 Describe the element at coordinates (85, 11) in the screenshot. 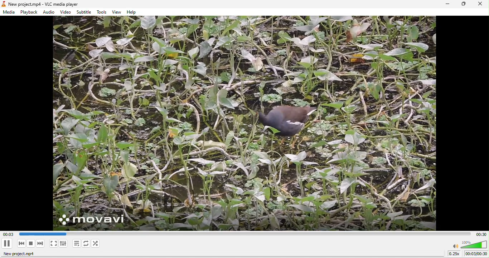

I see `subtitle` at that location.